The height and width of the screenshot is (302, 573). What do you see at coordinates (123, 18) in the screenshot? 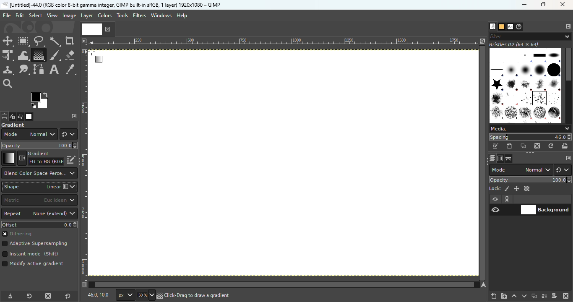
I see `Tools` at bounding box center [123, 18].